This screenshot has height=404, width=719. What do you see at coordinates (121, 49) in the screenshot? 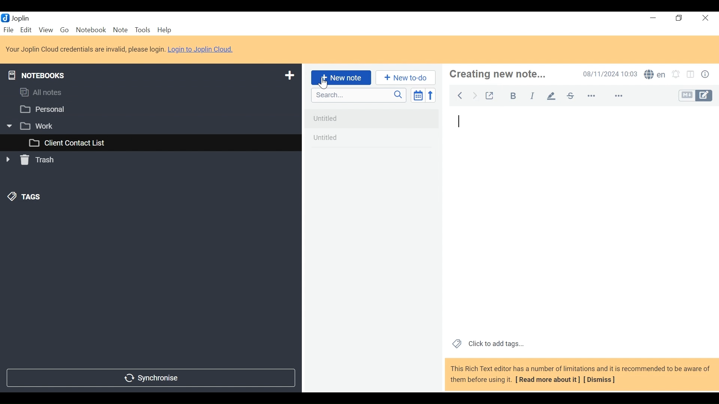
I see `Your Joplin Cloud credentials are invalid, please login. Login to Joplin Cloud.` at bounding box center [121, 49].